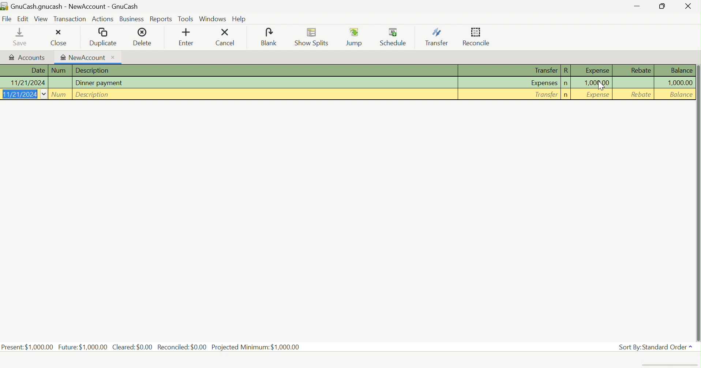 The height and width of the screenshot is (368, 701). Describe the element at coordinates (679, 94) in the screenshot. I see `Balance` at that location.